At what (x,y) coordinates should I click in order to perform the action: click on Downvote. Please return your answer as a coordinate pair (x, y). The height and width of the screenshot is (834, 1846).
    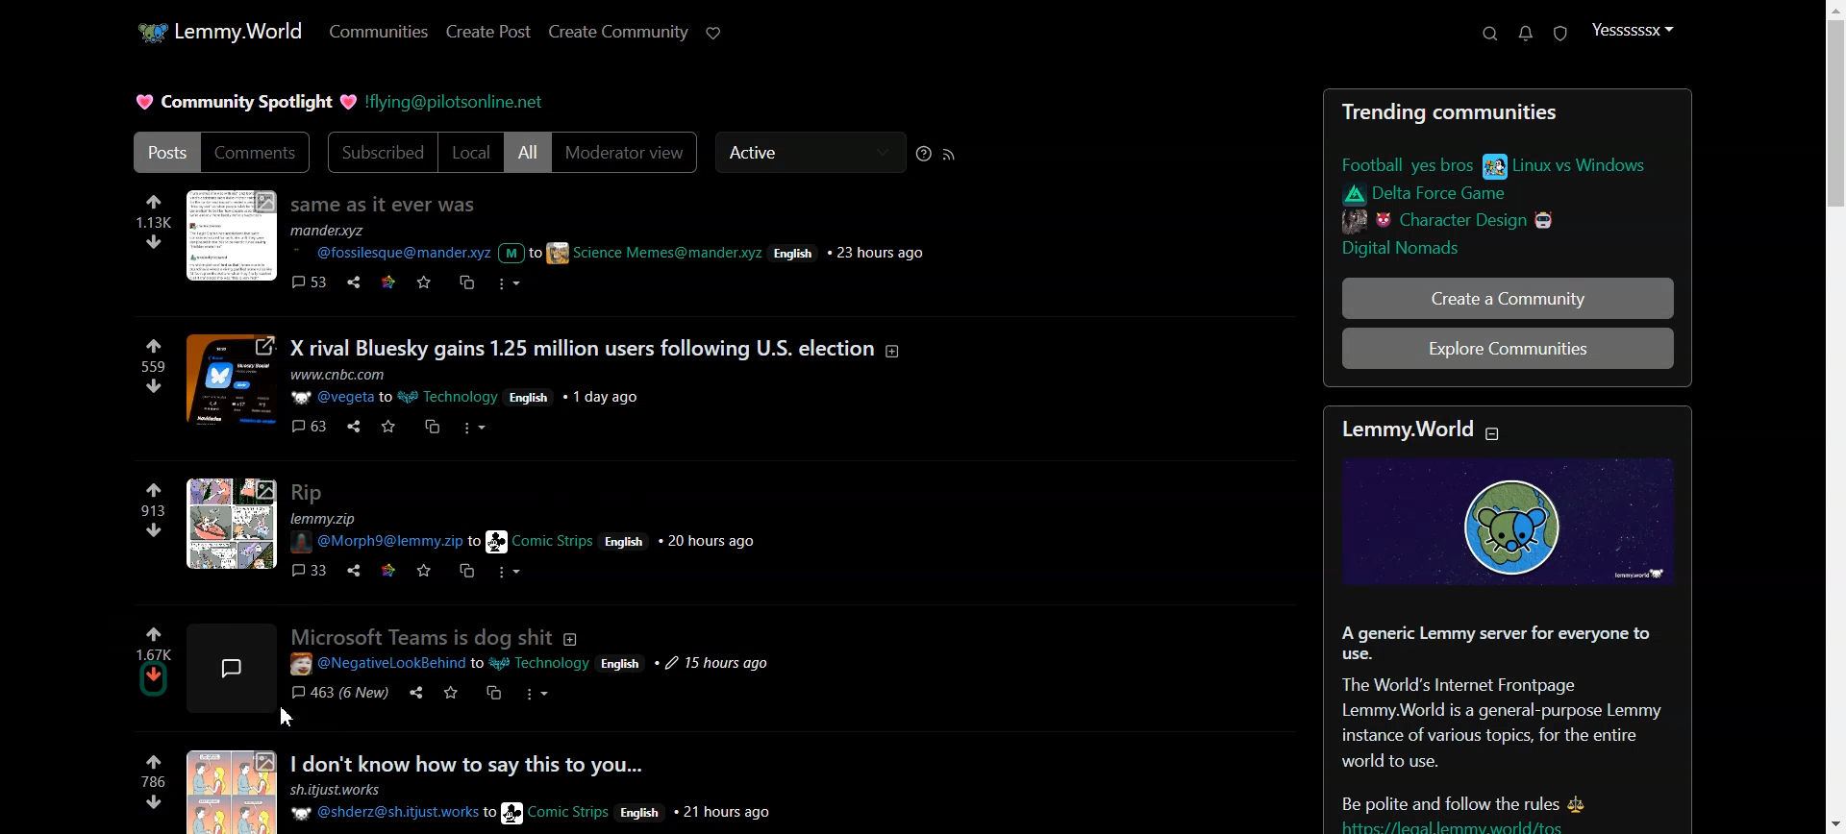
    Looking at the image, I should click on (154, 673).